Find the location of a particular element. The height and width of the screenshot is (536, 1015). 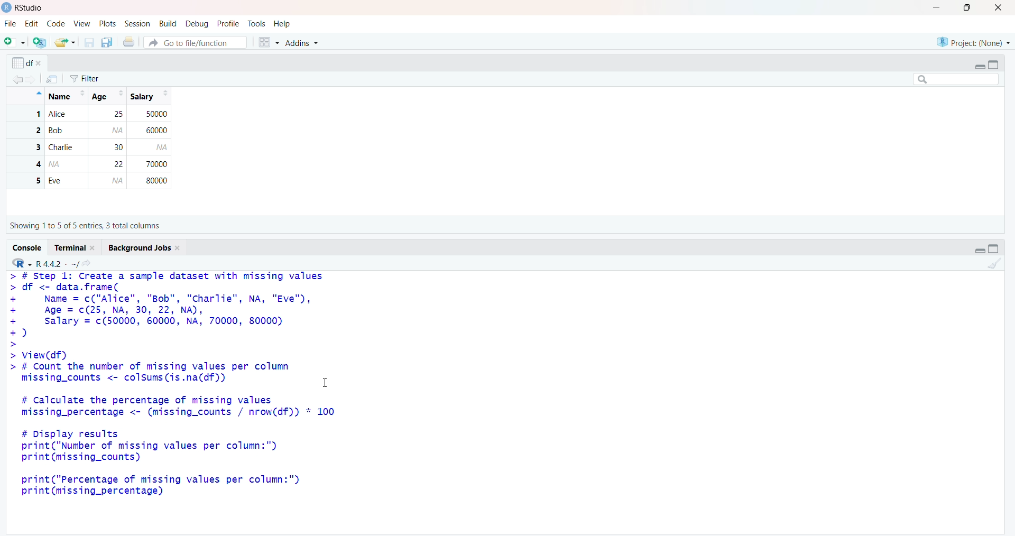

Edit is located at coordinates (32, 25).